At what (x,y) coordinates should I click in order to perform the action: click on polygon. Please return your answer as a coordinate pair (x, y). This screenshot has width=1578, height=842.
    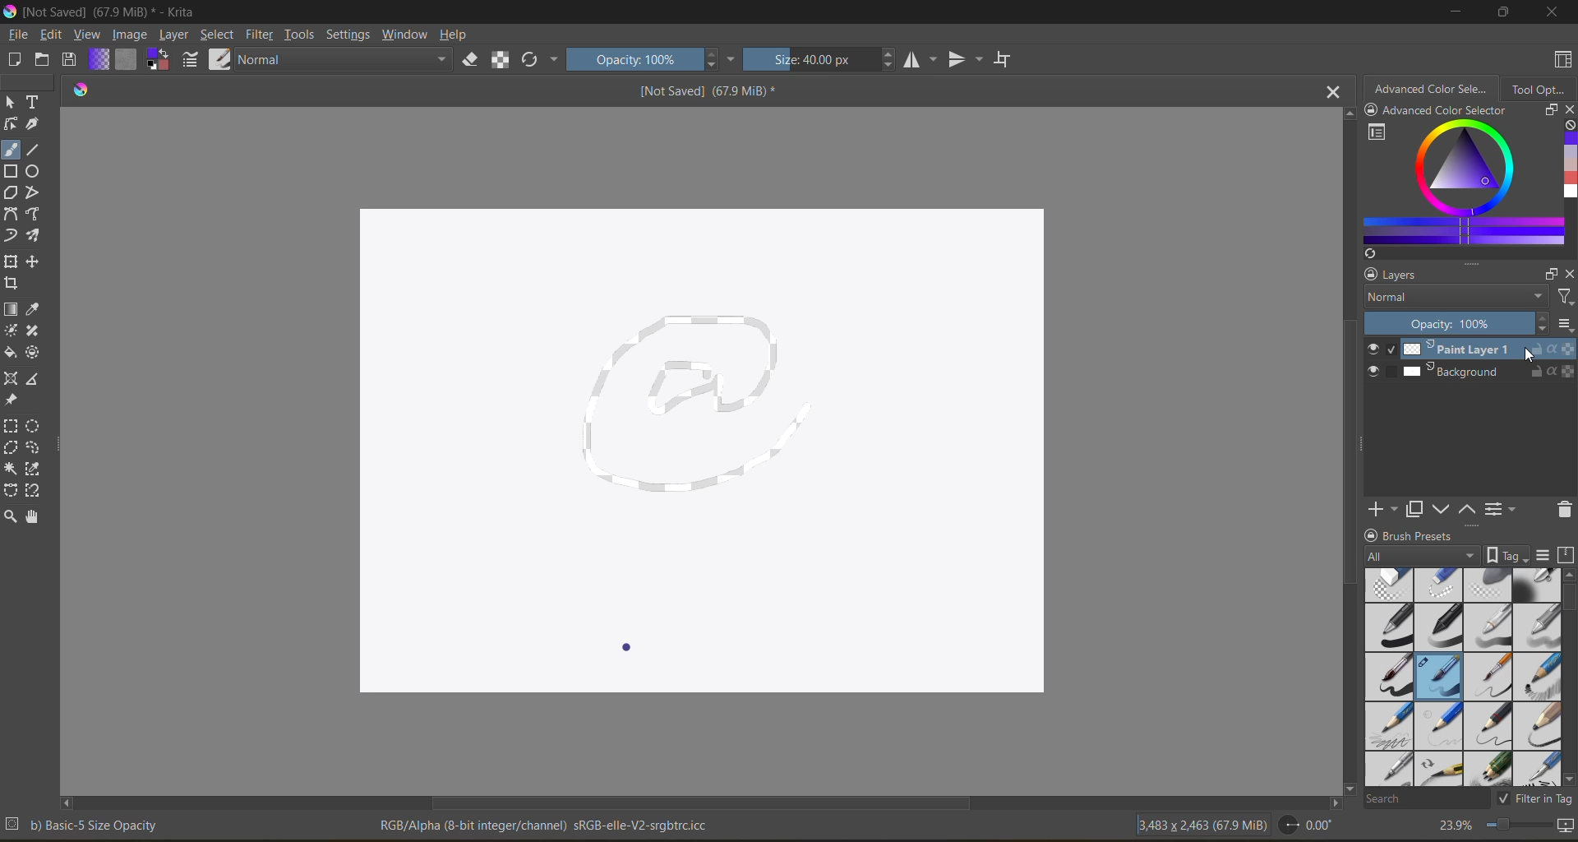
    Looking at the image, I should click on (11, 193).